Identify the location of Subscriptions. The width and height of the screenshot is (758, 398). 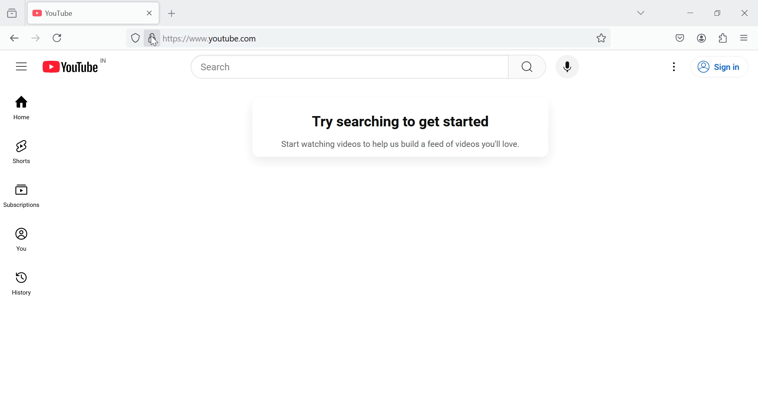
(24, 194).